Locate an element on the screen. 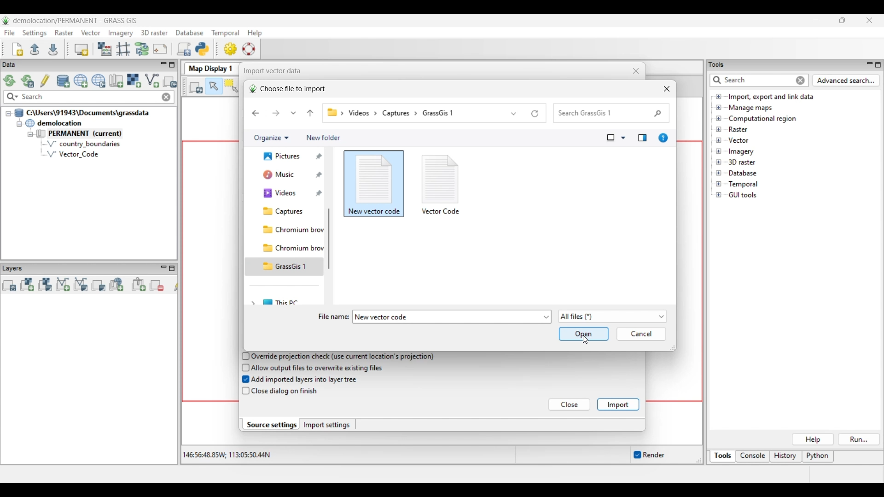 Image resolution: width=884 pixels, height=497 pixels. Save current workspace to file is located at coordinates (53, 49).